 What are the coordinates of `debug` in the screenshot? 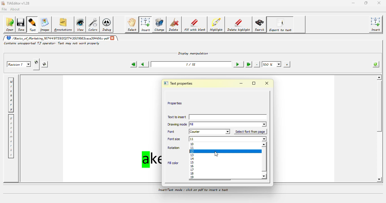 It's located at (108, 25).